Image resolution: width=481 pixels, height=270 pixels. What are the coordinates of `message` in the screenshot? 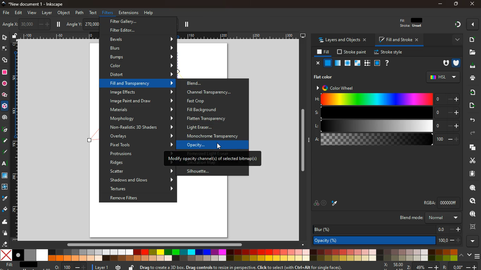 It's located at (248, 267).